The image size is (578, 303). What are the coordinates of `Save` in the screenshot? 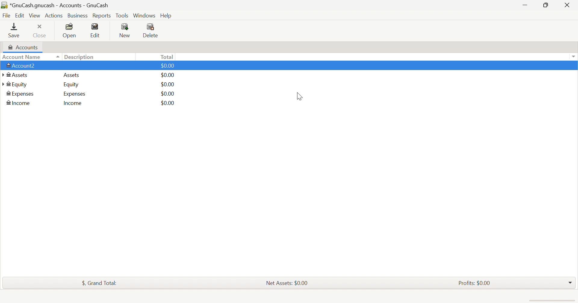 It's located at (16, 31).